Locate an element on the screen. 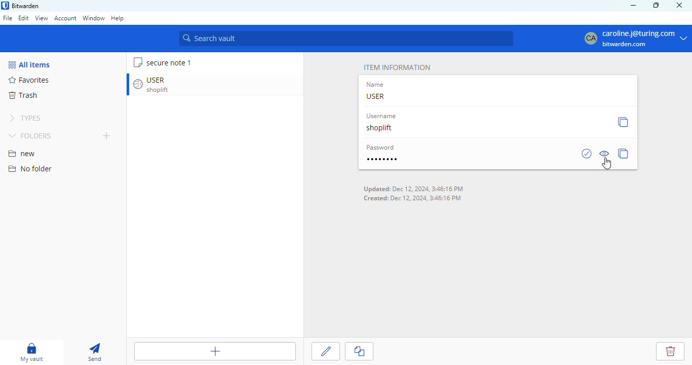 The width and height of the screenshot is (692, 365). item information is located at coordinates (397, 67).